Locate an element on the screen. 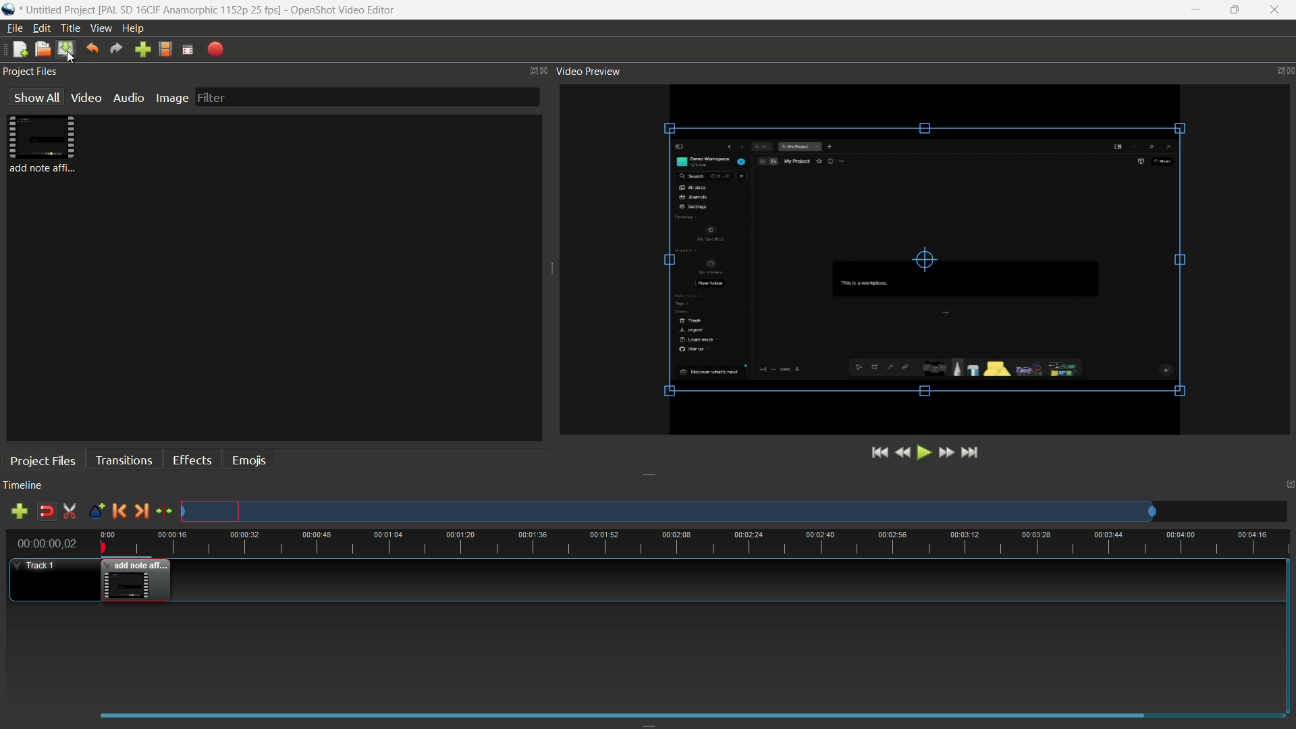 Image resolution: width=1296 pixels, height=729 pixels. Untitled Project [PAL SD 16CIF Anamorphic 1152p 25 fps] - OpenShot Video Editor is located at coordinates (215, 9).